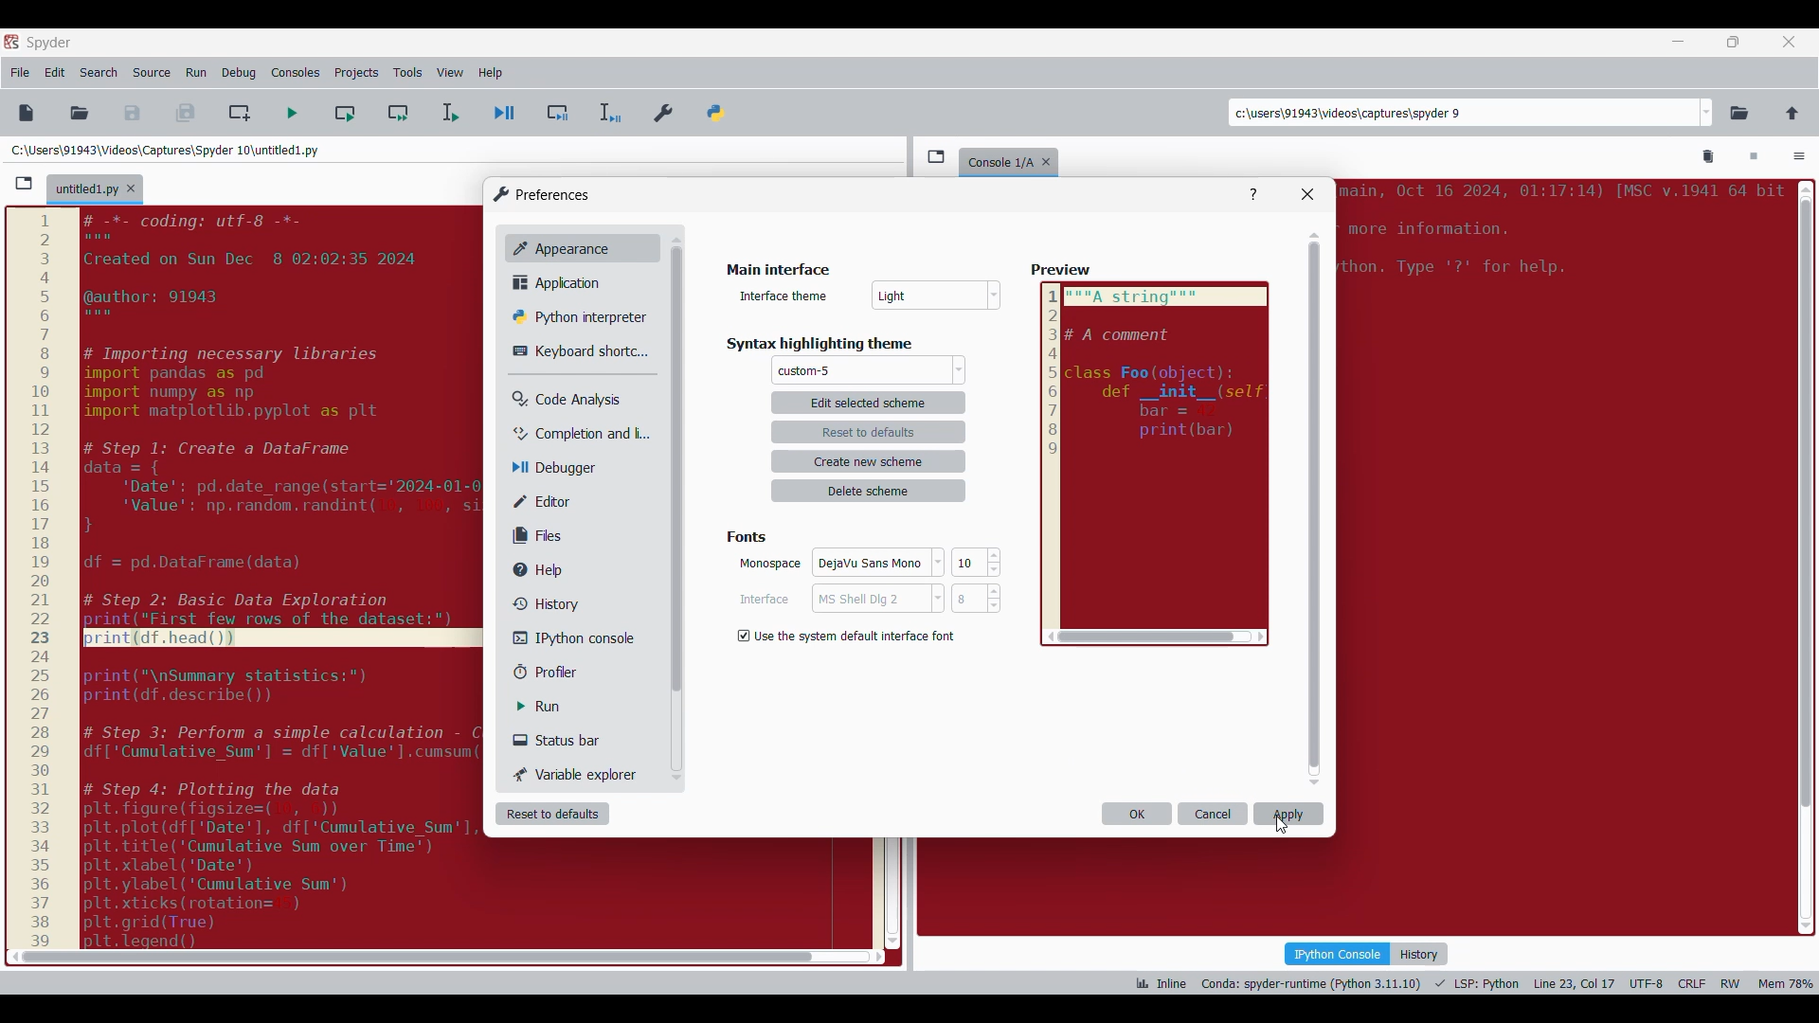 The width and height of the screenshot is (1819, 1023). I want to click on Tools menu, so click(407, 73).